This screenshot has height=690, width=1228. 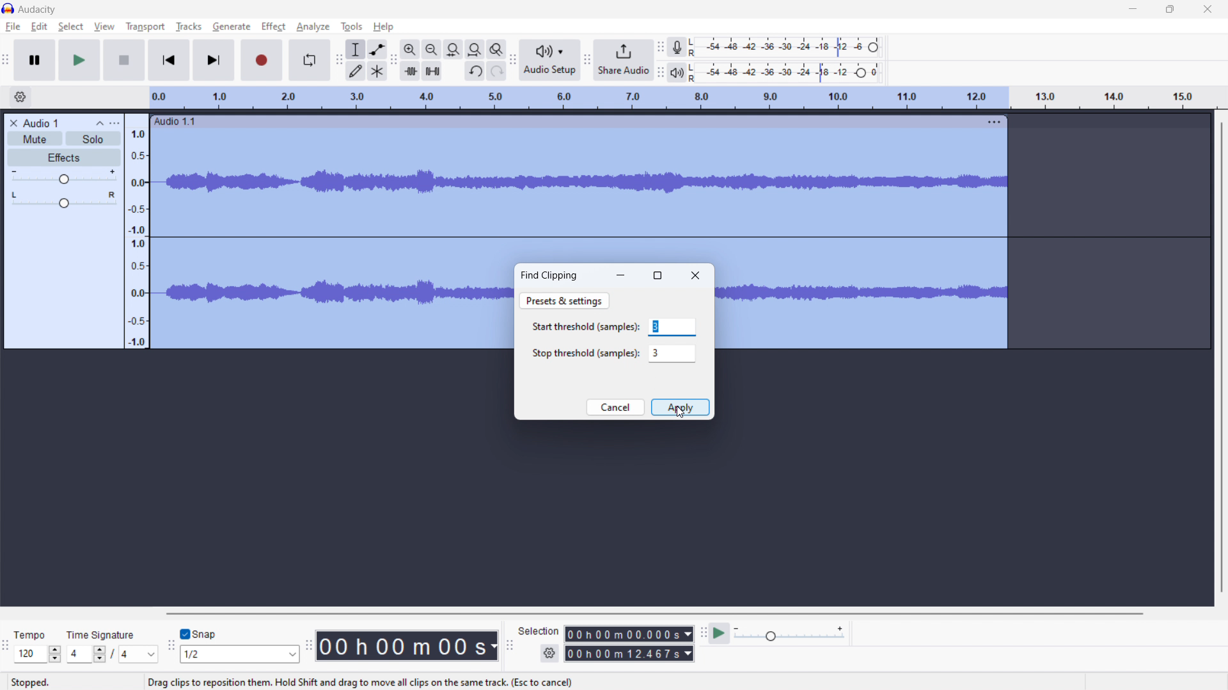 I want to click on stop threshold, so click(x=672, y=353).